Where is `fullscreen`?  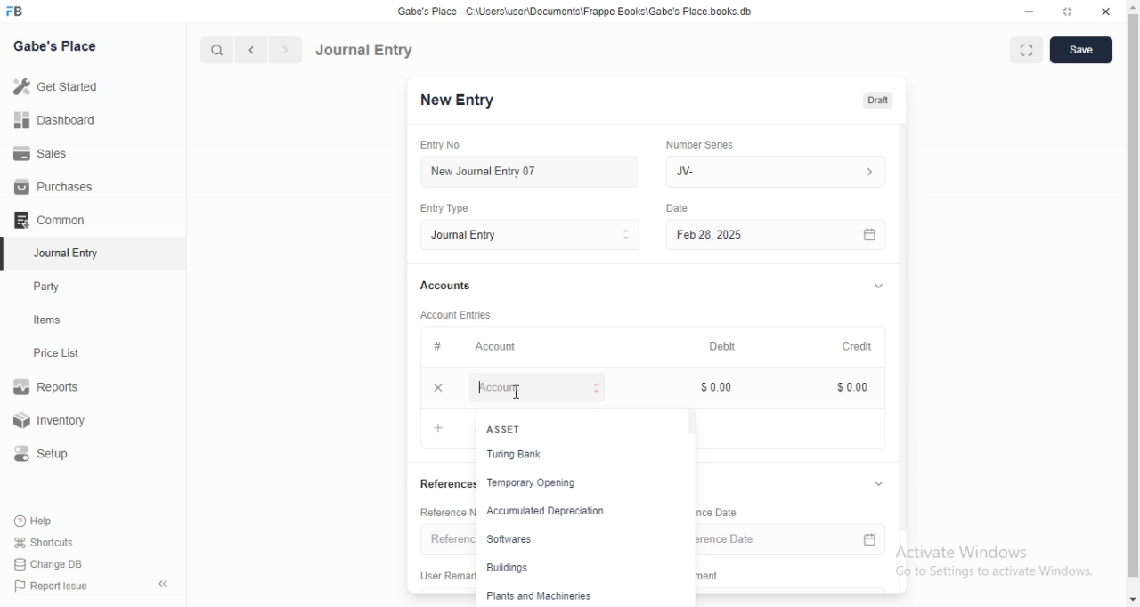 fullscreen is located at coordinates (1025, 52).